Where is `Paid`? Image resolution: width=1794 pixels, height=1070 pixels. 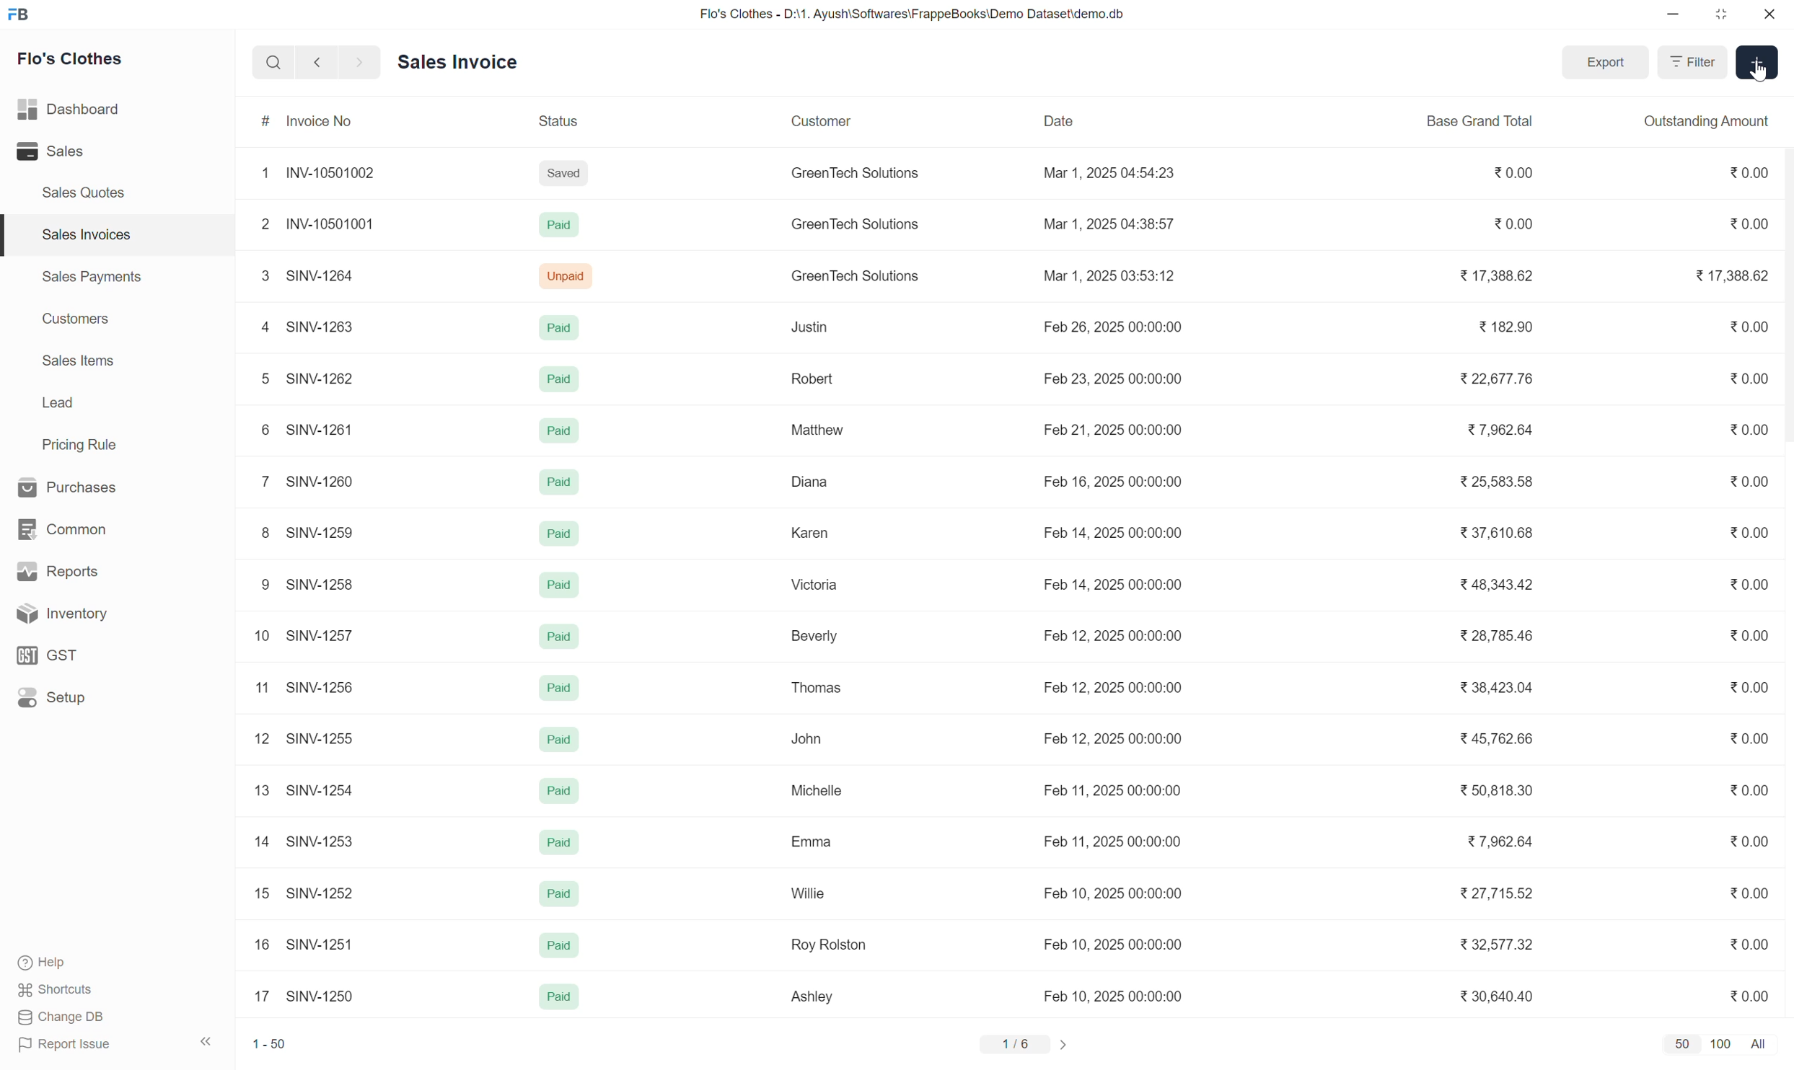
Paid is located at coordinates (562, 690).